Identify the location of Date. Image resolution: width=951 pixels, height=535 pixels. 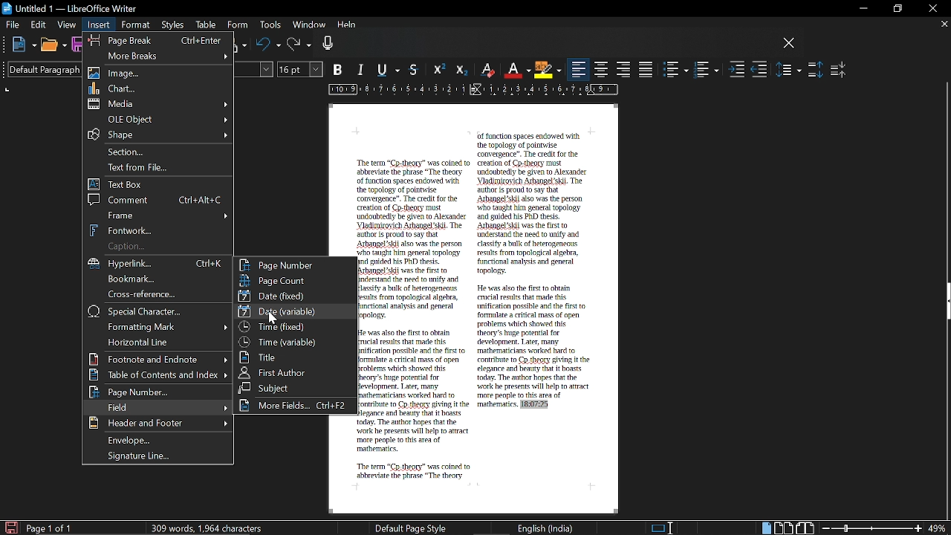
(293, 295).